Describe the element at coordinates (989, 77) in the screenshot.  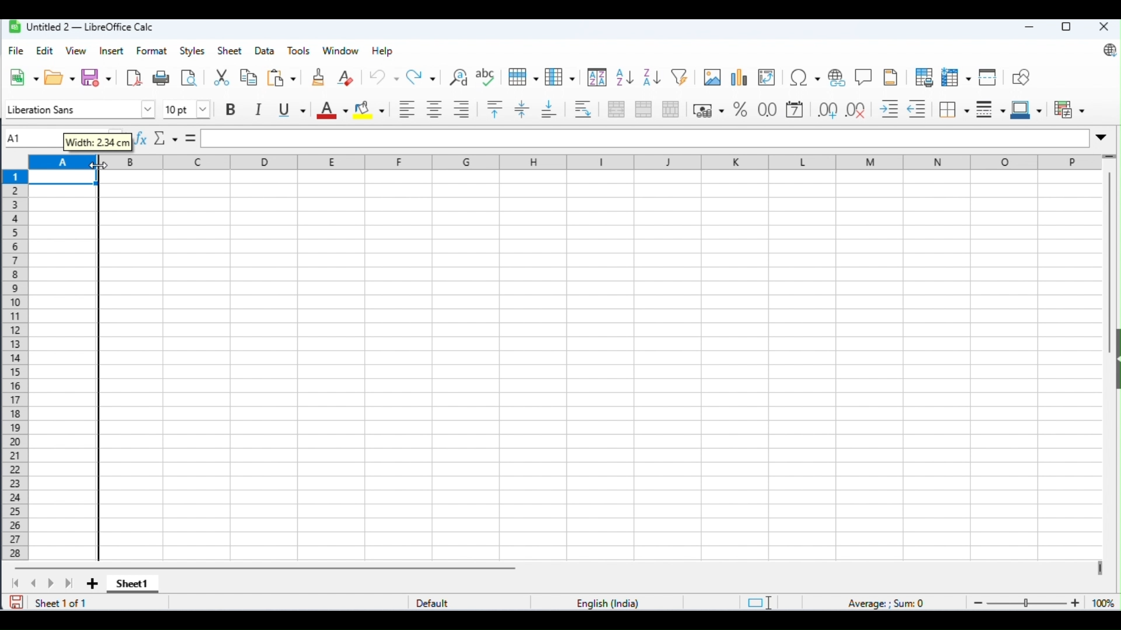
I see `split window` at that location.